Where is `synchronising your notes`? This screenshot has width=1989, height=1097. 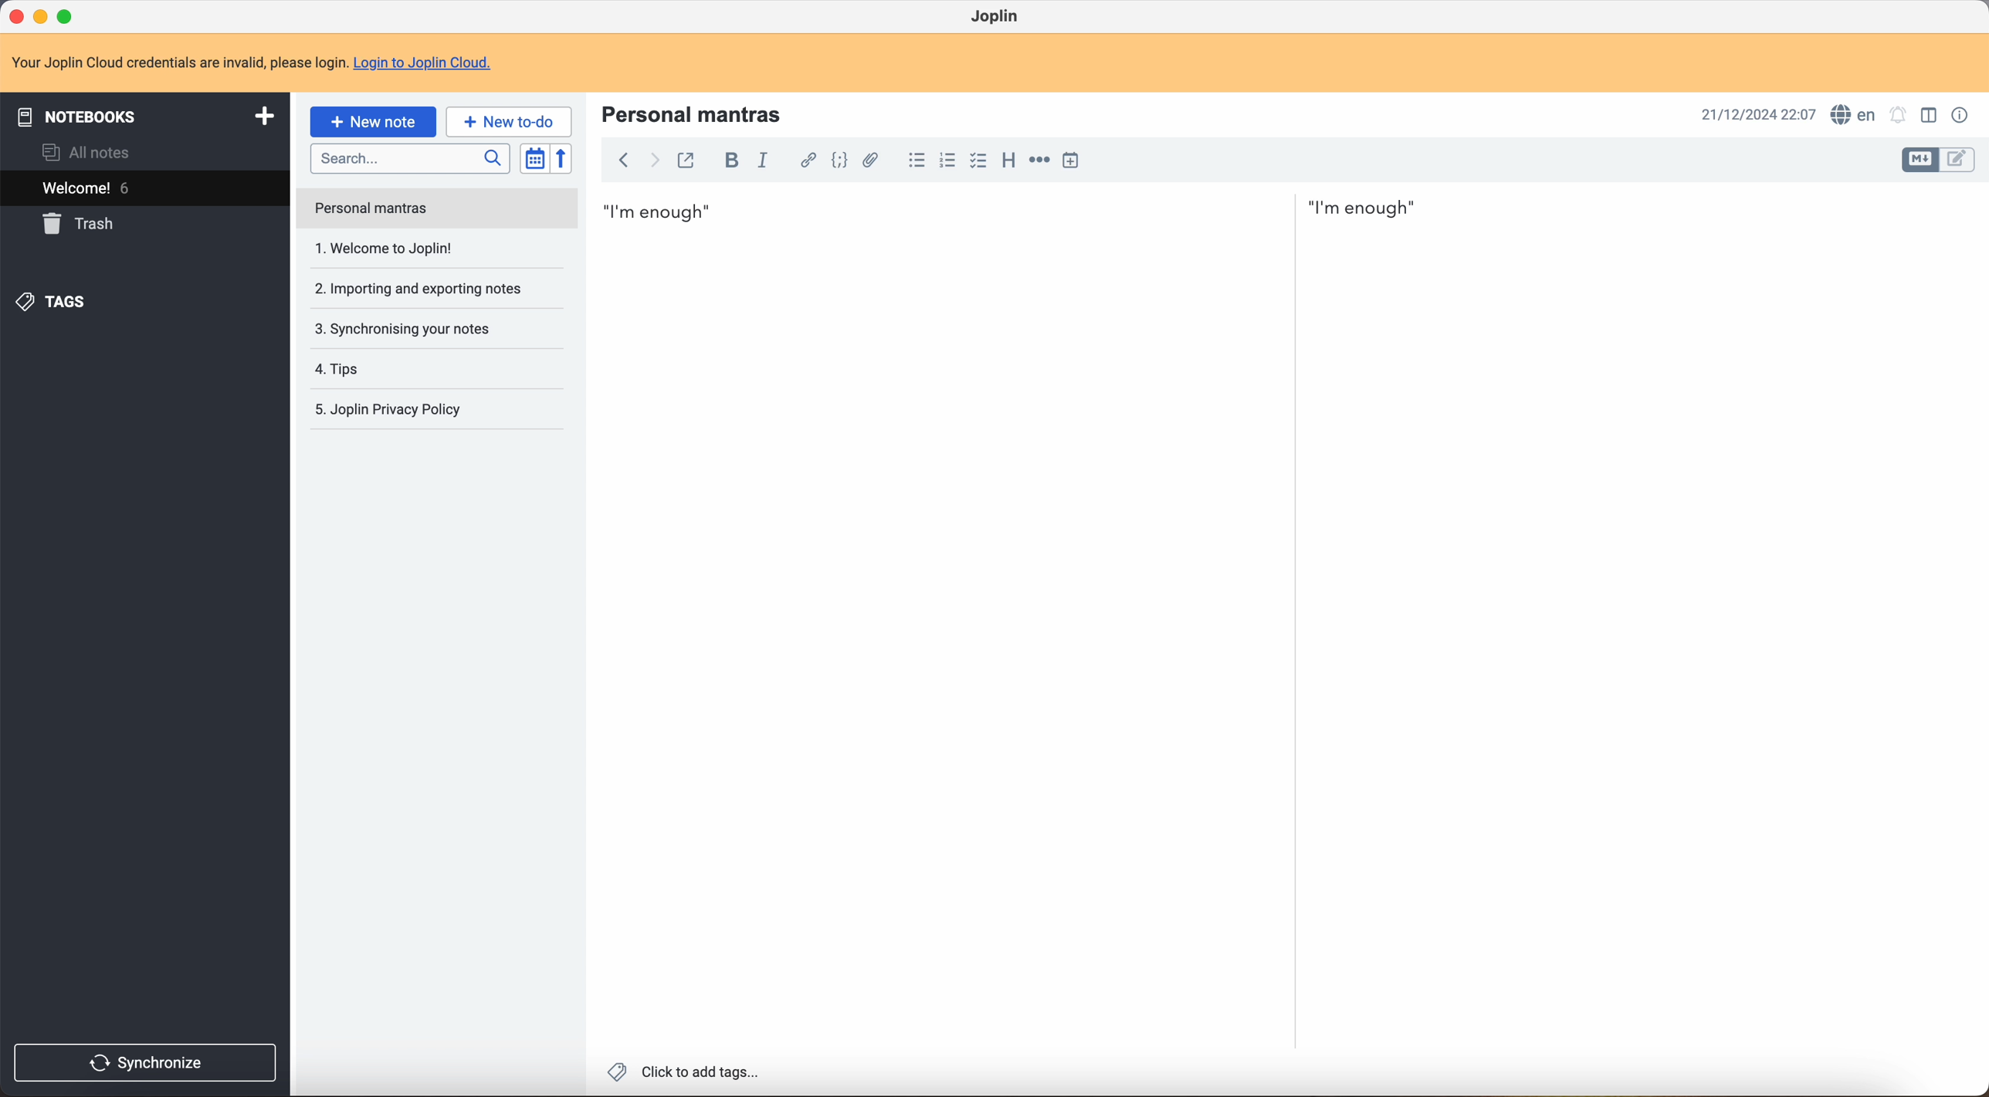 synchronising your notes is located at coordinates (426, 293).